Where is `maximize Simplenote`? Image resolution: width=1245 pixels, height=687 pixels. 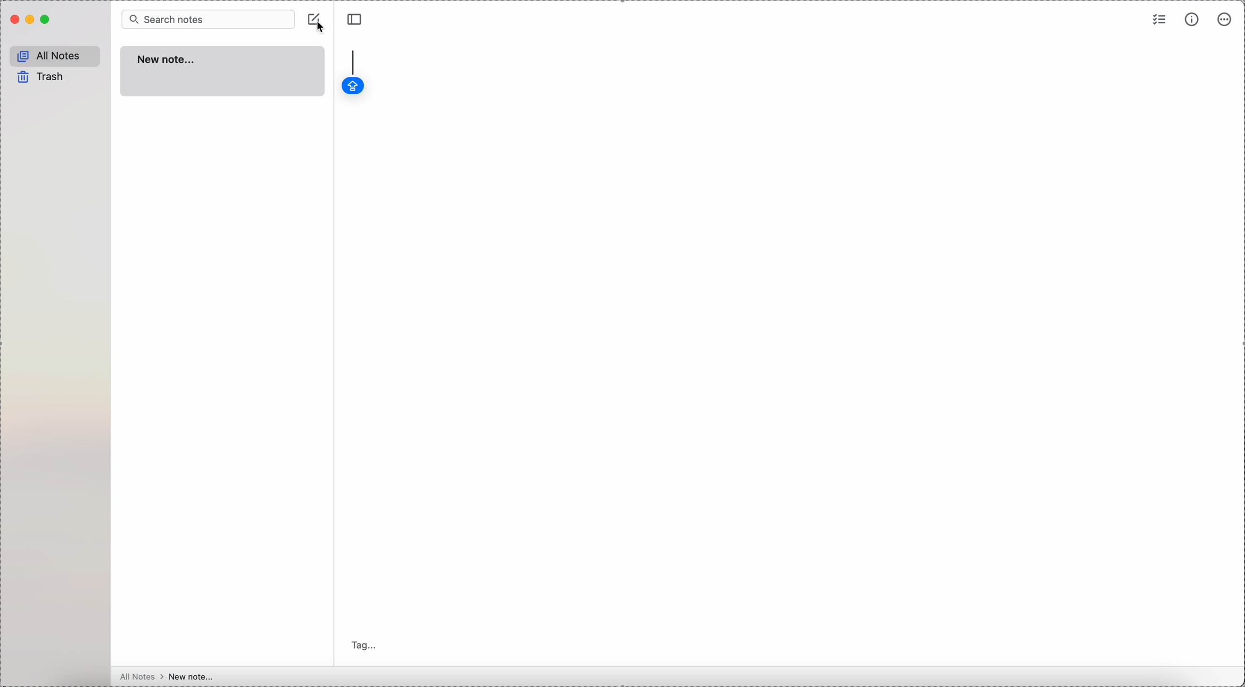 maximize Simplenote is located at coordinates (47, 19).